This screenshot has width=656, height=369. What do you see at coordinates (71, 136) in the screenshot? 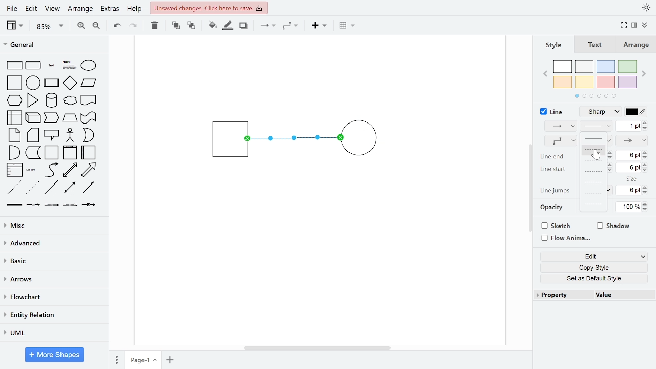
I see `actor` at bounding box center [71, 136].